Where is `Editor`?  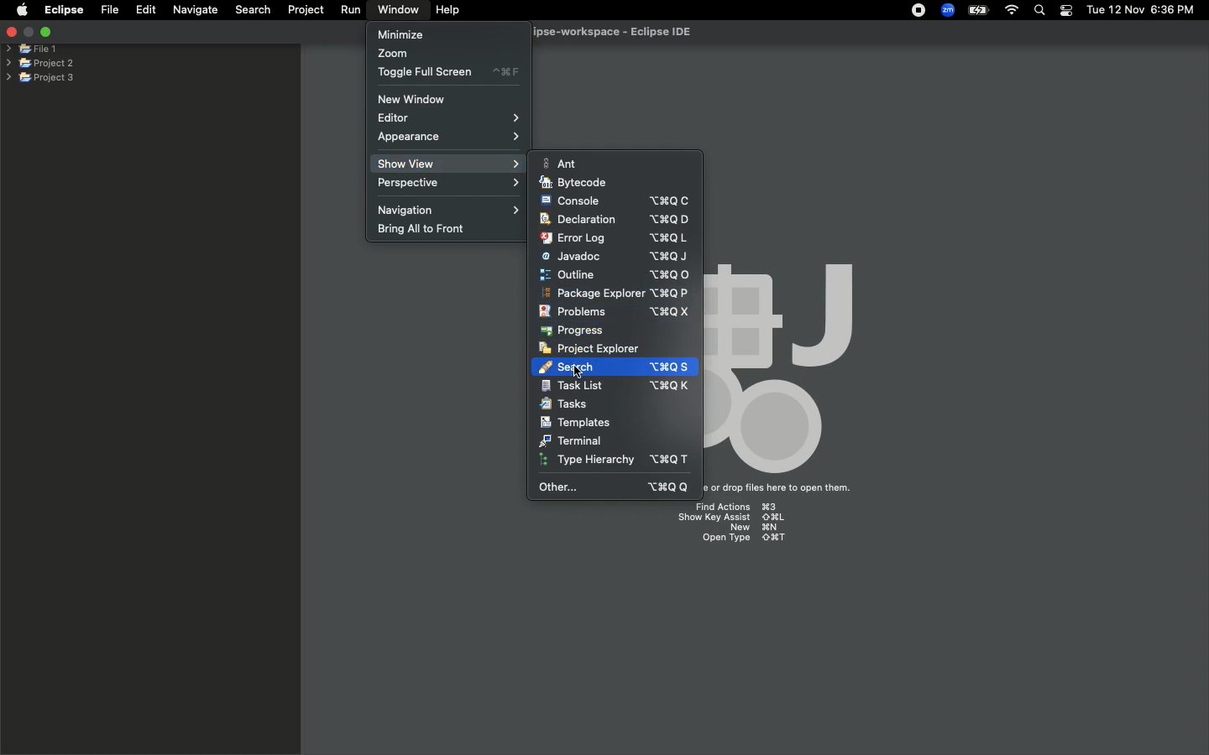 Editor is located at coordinates (453, 118).